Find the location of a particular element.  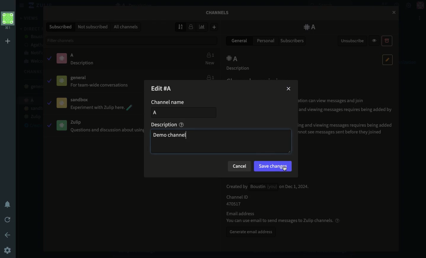

Generate email address is located at coordinates (251, 233).